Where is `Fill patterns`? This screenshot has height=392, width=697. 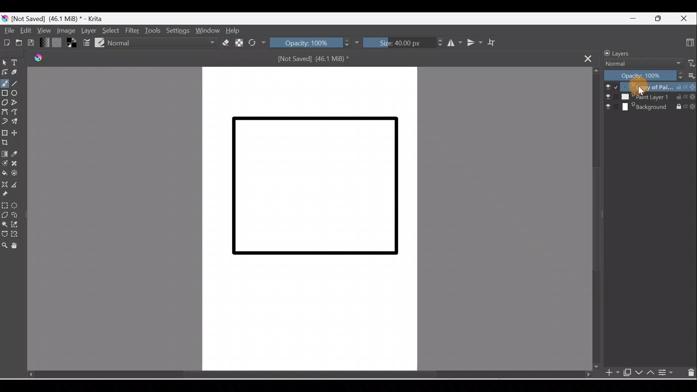 Fill patterns is located at coordinates (58, 44).